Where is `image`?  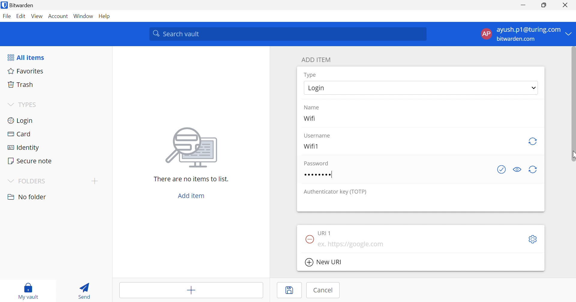
image is located at coordinates (193, 146).